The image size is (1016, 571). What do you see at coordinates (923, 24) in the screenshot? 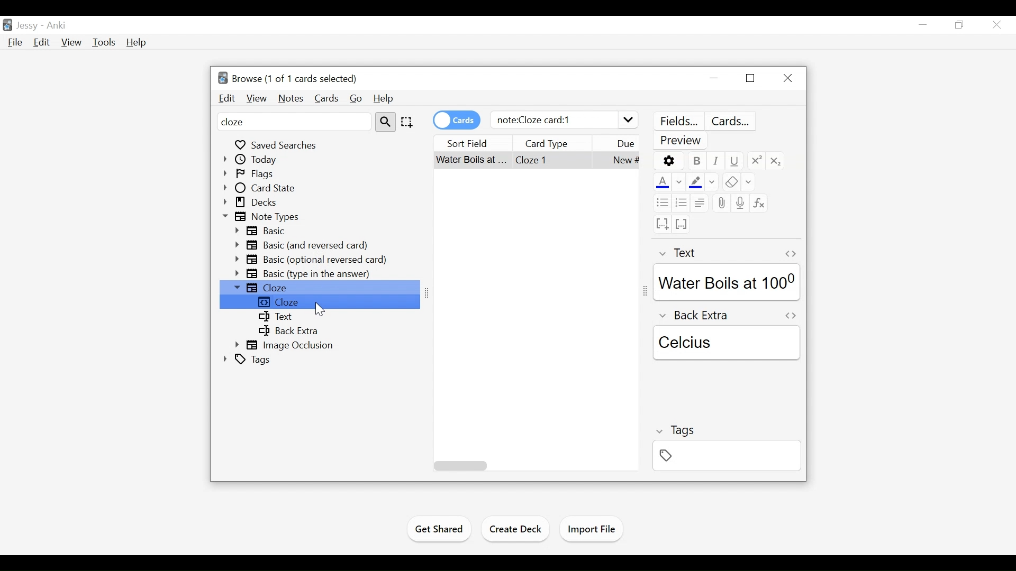
I see `minimize` at bounding box center [923, 24].